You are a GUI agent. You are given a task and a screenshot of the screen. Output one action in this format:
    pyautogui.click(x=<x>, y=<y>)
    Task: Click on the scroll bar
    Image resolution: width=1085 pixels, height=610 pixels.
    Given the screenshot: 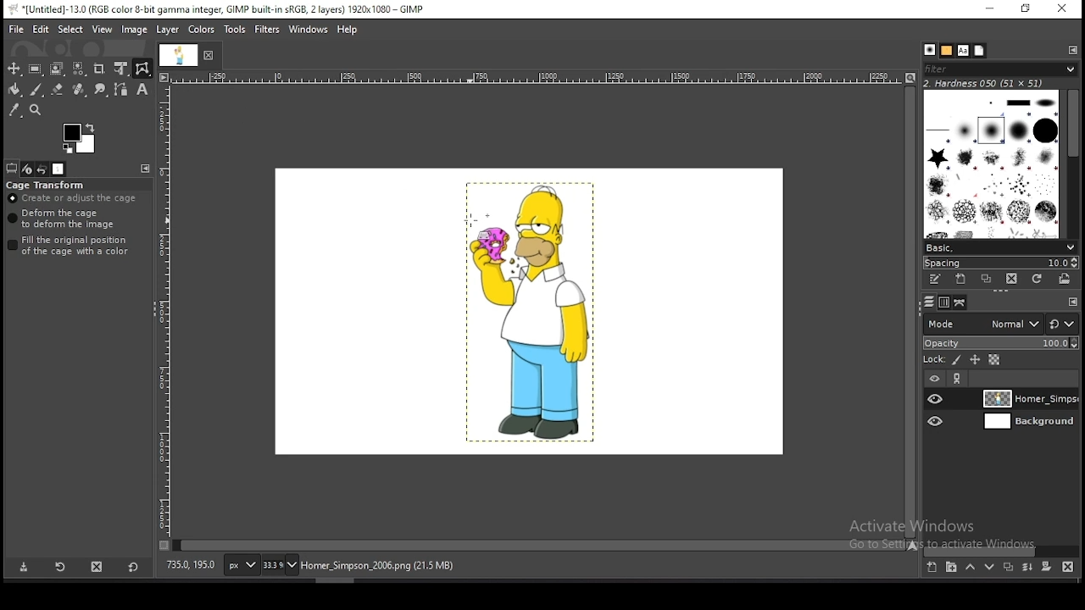 What is the action you would take?
    pyautogui.click(x=539, y=544)
    